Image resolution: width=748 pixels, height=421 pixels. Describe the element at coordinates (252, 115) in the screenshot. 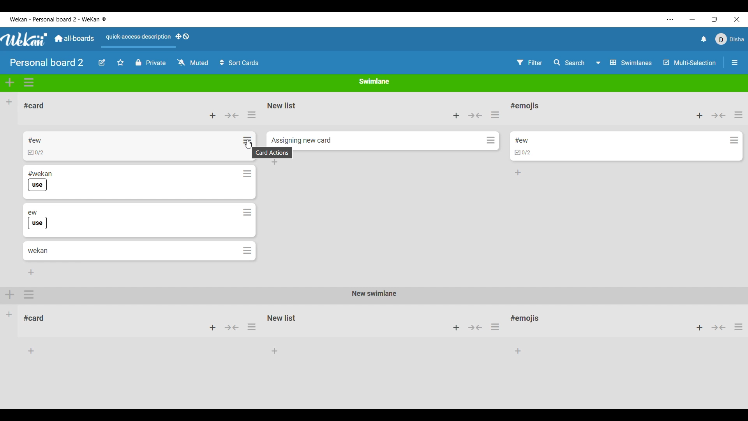

I see `List actions` at that location.